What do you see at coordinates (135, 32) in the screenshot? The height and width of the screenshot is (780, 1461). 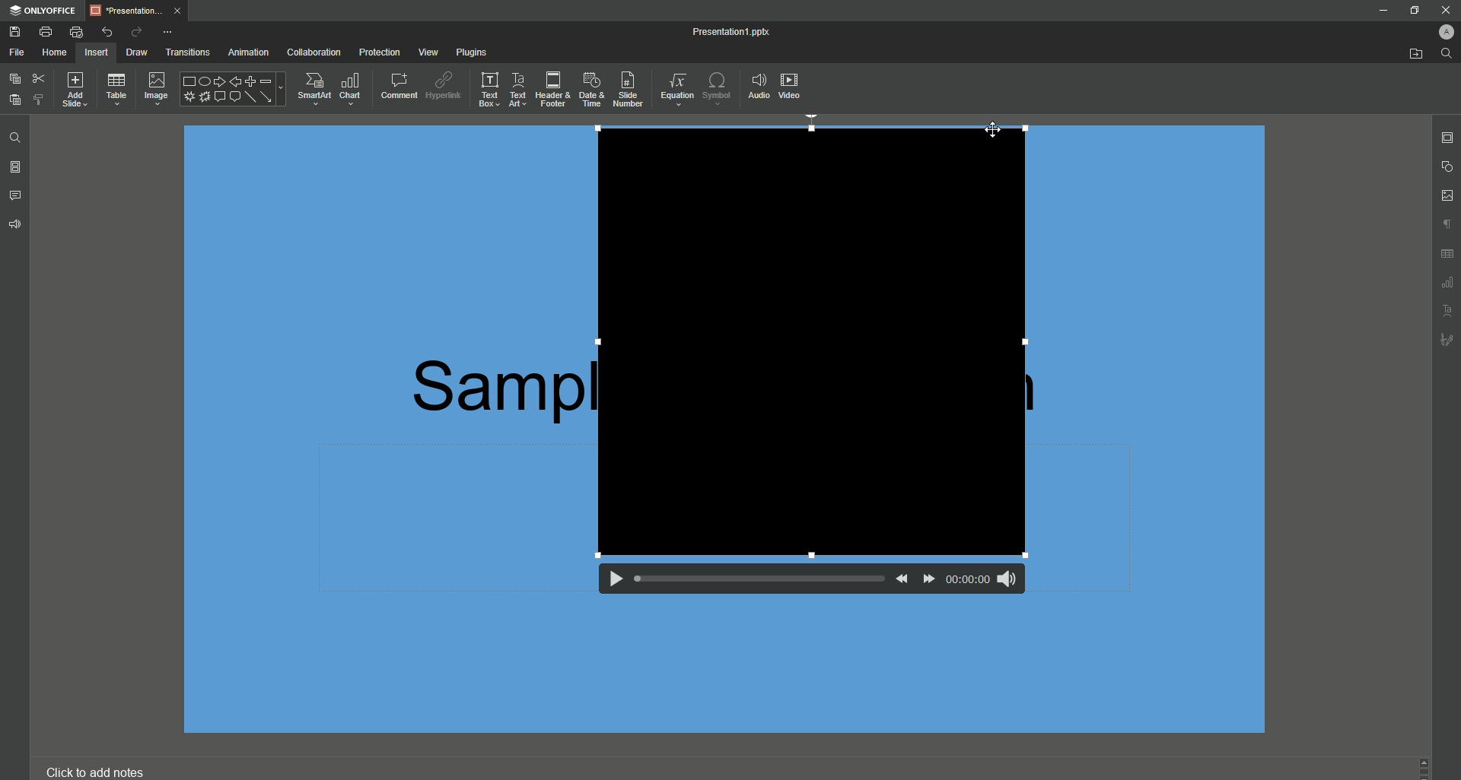 I see `Redo` at bounding box center [135, 32].